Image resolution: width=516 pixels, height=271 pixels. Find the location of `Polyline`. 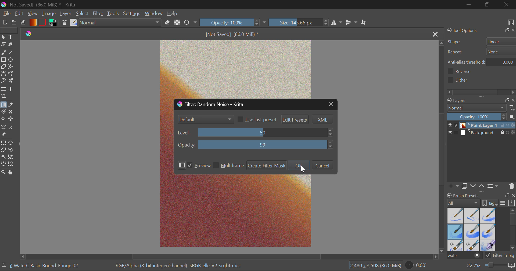

Polyline is located at coordinates (12, 67).